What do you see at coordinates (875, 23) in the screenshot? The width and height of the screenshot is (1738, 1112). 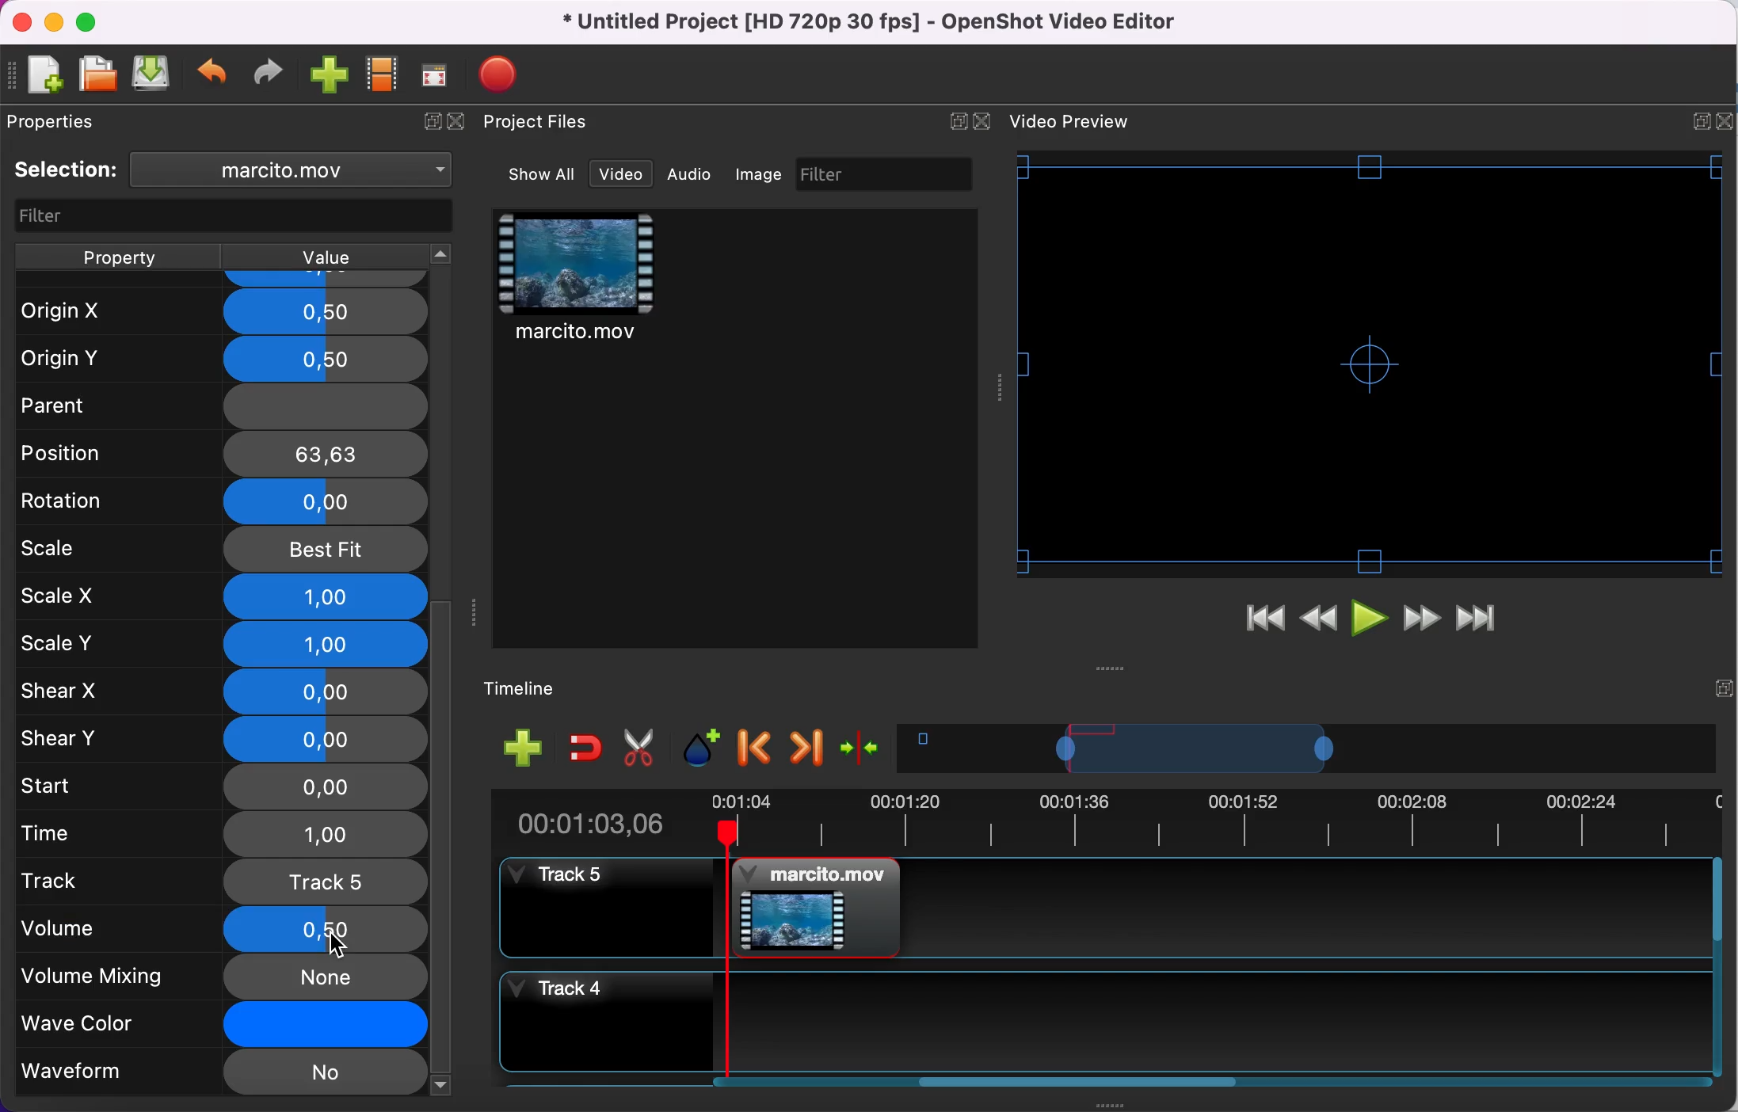 I see `title` at bounding box center [875, 23].